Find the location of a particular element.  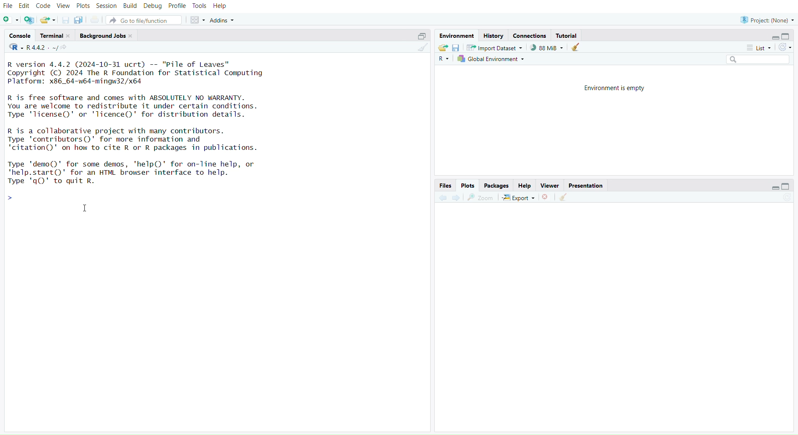

collapse is located at coordinates (787, 186).